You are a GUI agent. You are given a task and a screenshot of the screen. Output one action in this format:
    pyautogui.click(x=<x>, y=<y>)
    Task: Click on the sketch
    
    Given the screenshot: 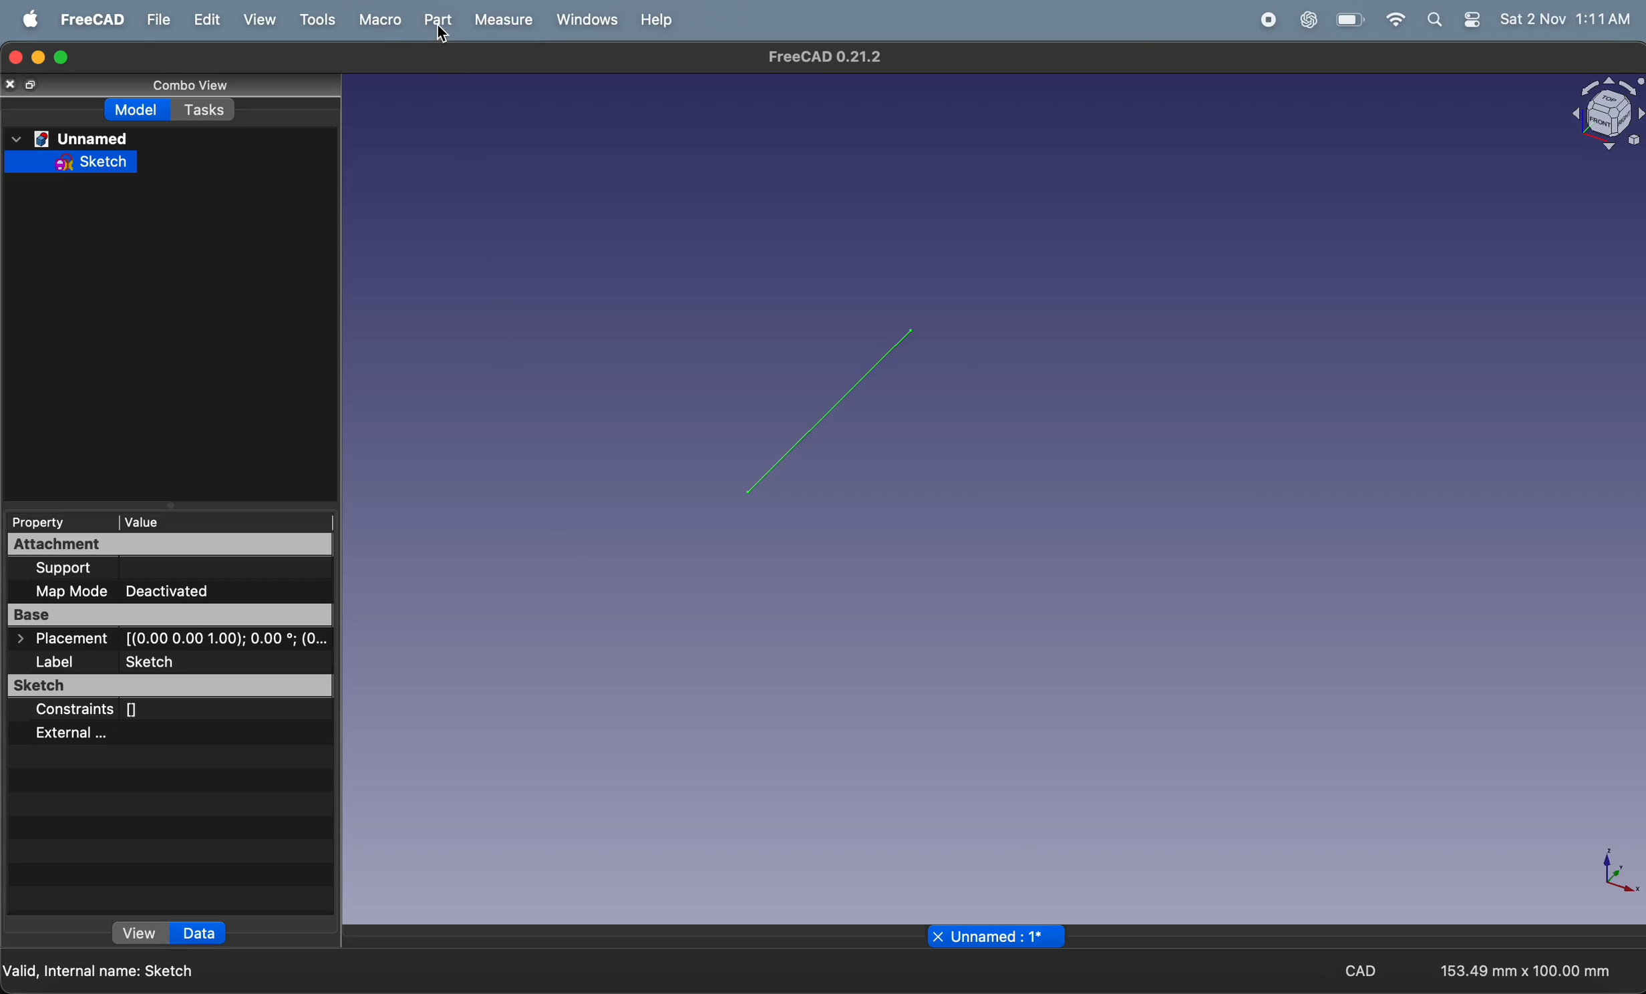 What is the action you would take?
    pyautogui.click(x=74, y=162)
    